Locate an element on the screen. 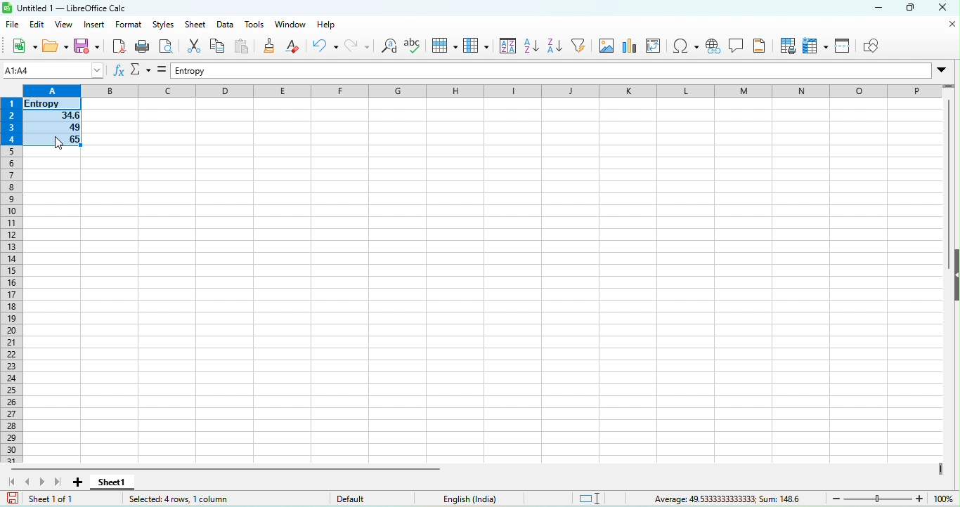 This screenshot has width=960, height=507. sort descending is located at coordinates (558, 48).